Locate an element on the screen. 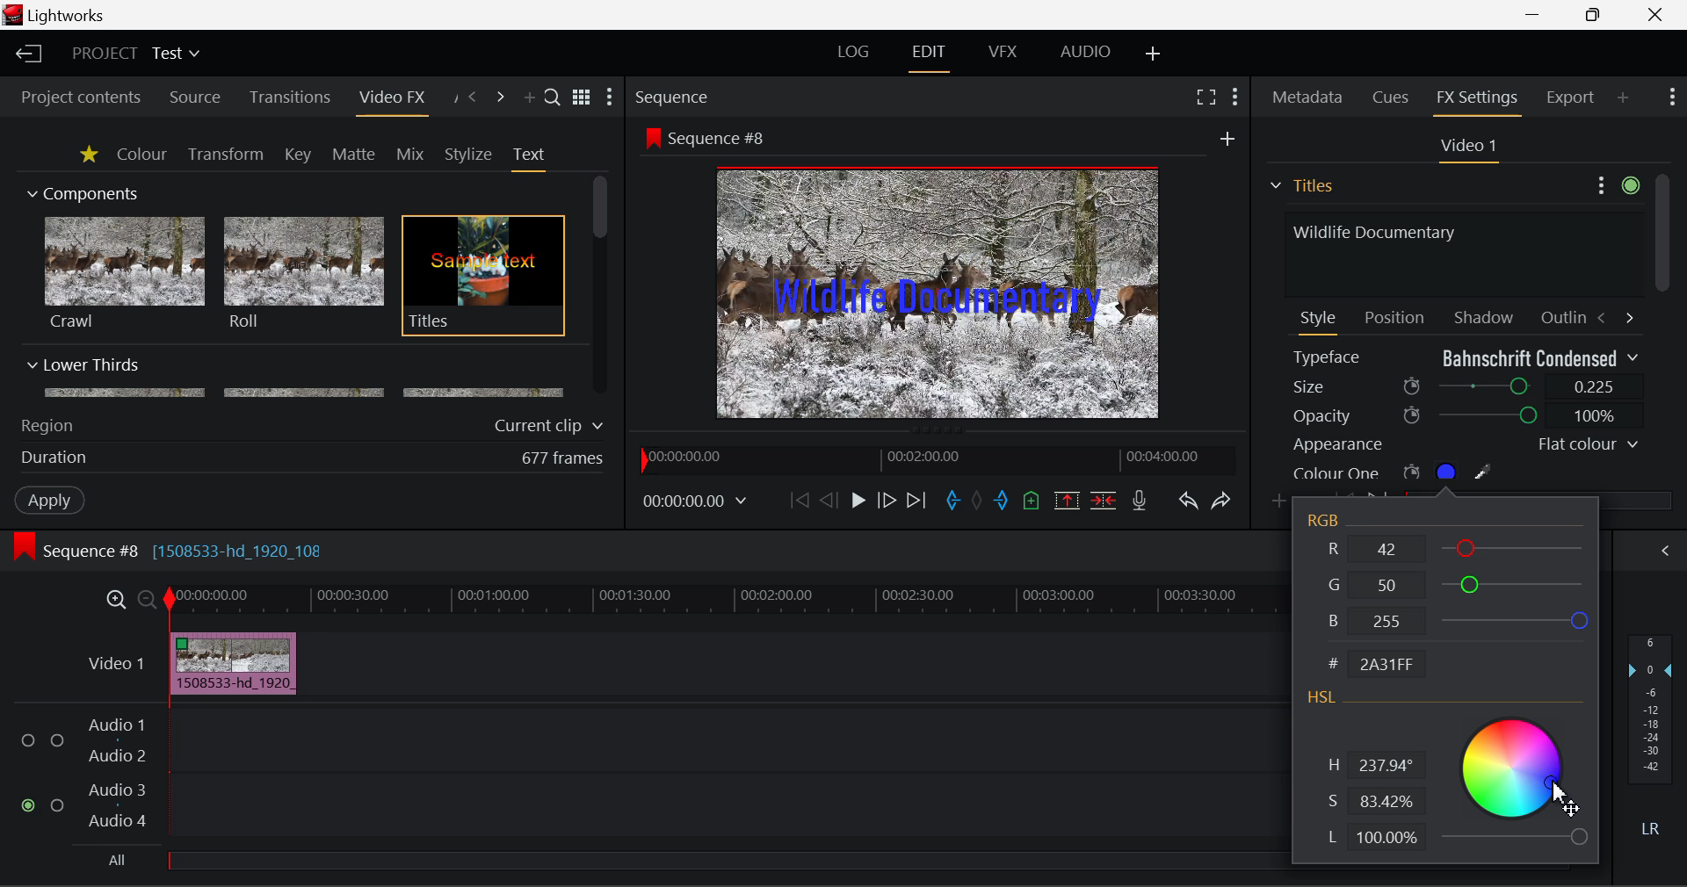 Image resolution: width=1687 pixels, height=887 pixels. G is located at coordinates (1457, 581).